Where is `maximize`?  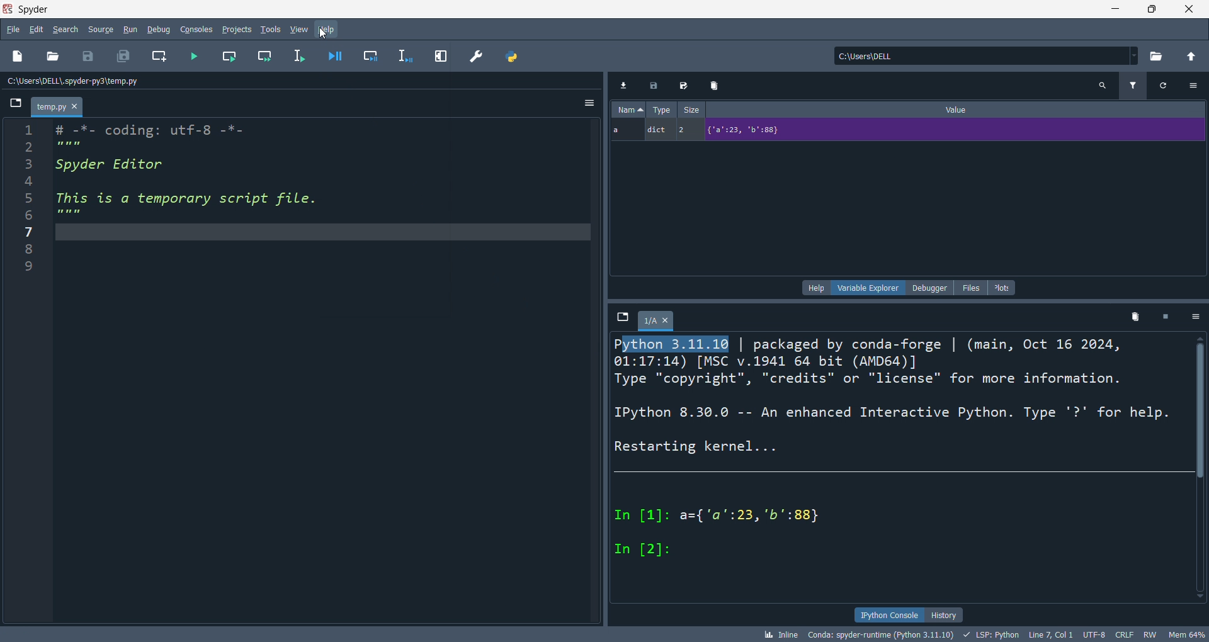
maximize is located at coordinates (1150, 9).